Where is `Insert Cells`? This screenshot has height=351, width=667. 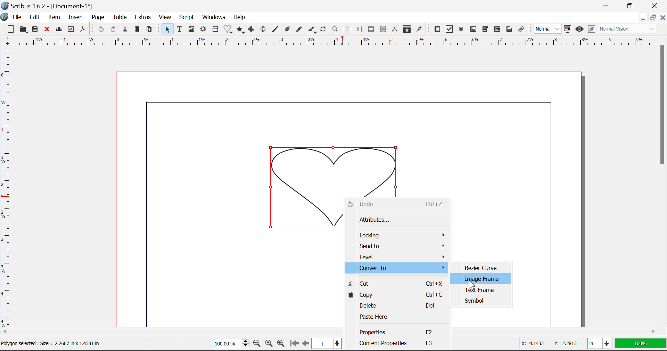 Insert Cells is located at coordinates (215, 30).